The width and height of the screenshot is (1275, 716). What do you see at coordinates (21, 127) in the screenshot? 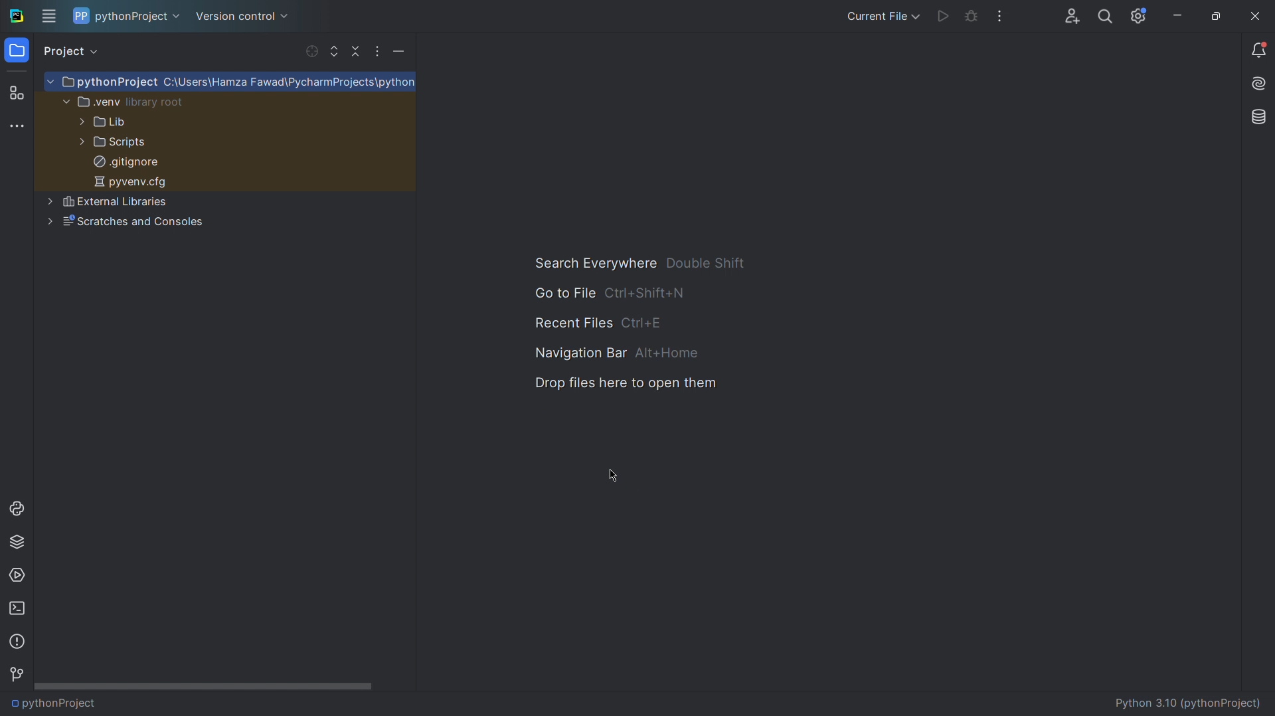
I see `More` at bounding box center [21, 127].